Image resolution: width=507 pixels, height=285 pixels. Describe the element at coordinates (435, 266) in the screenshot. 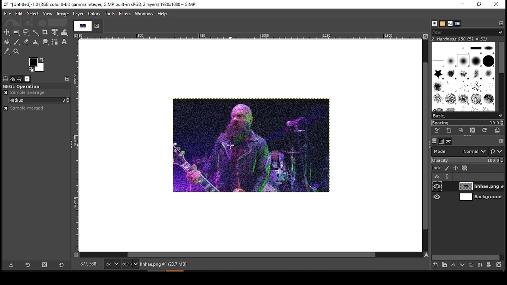

I see `new layer` at that location.